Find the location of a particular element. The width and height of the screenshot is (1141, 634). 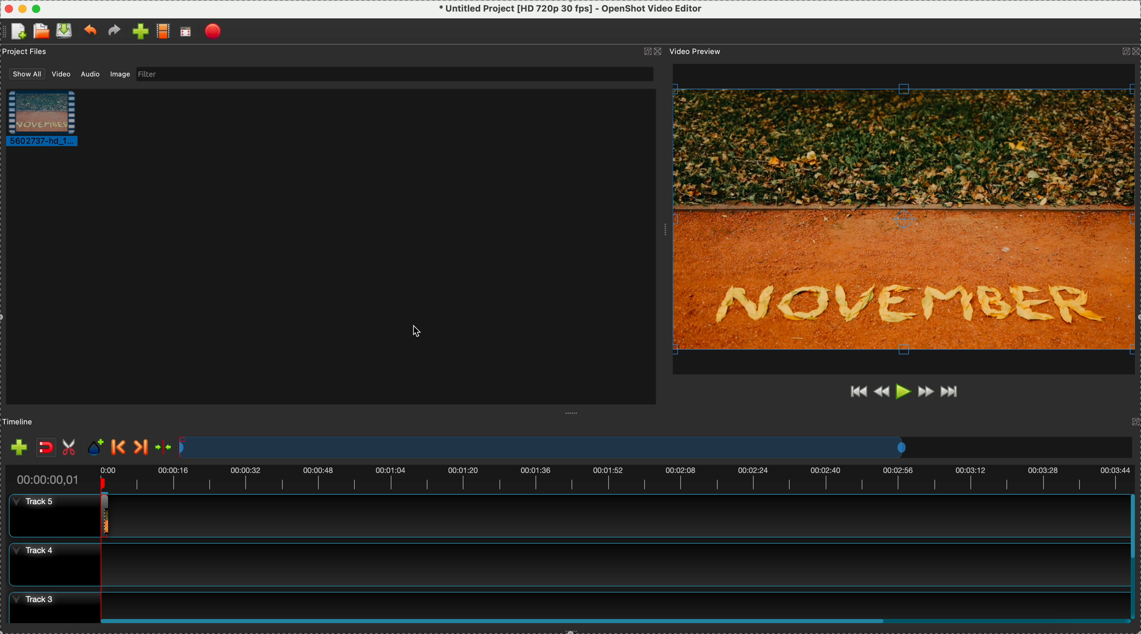

Window Expanding is located at coordinates (664, 229).